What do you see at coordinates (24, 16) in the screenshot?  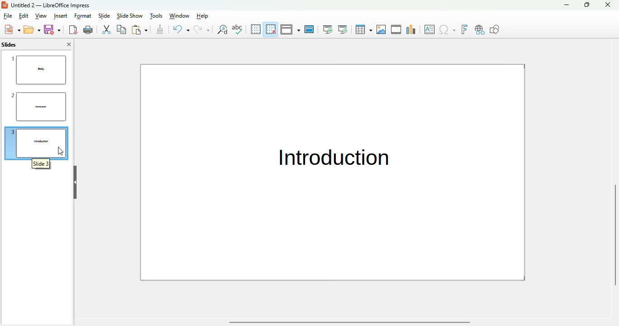 I see `edit` at bounding box center [24, 16].